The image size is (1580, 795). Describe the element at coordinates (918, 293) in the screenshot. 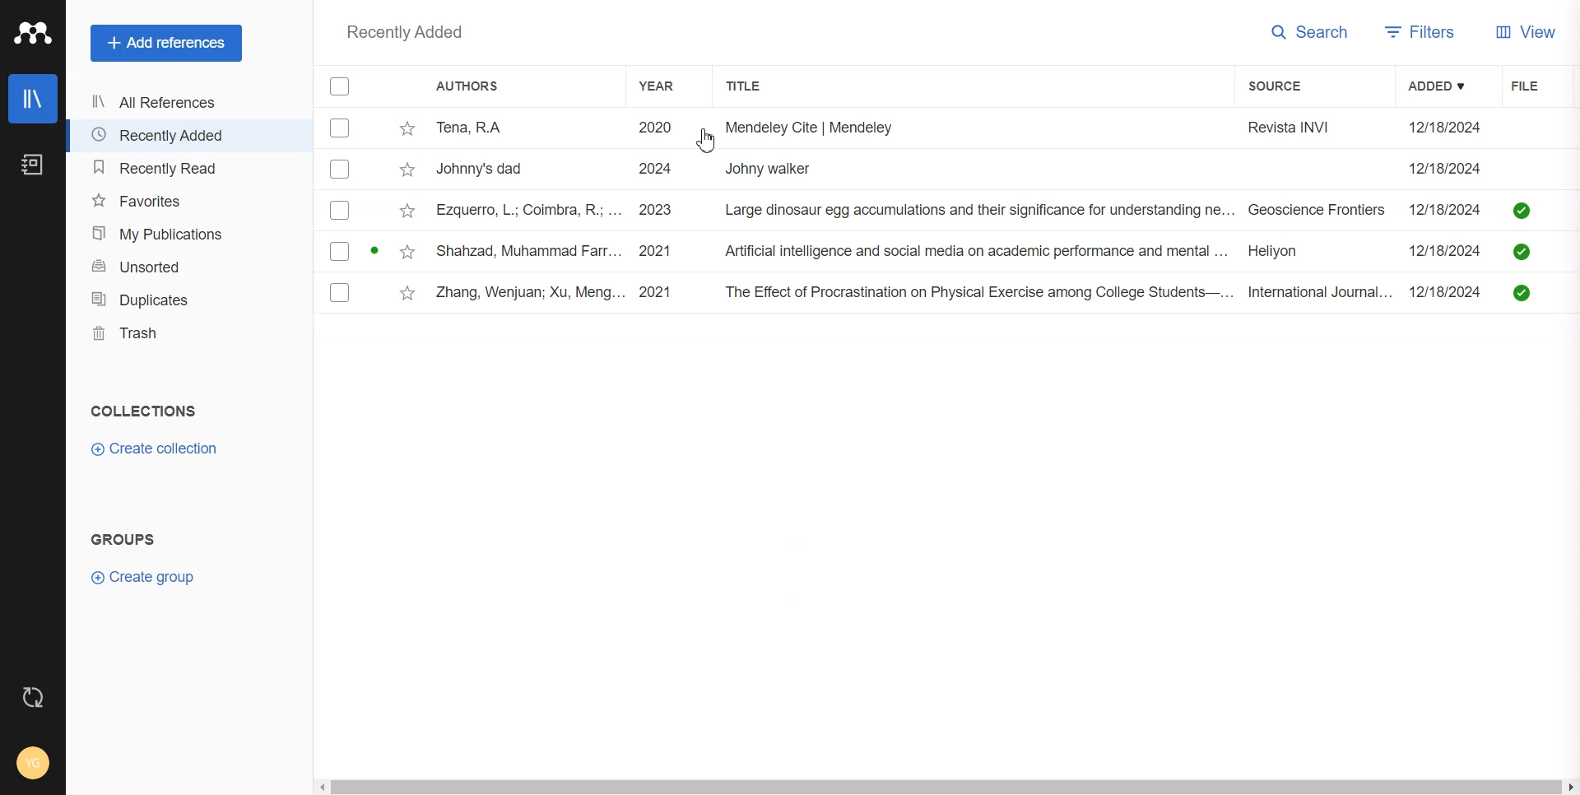

I see `Zhang, Wenjuan; Xu, Meng... 2021 The Effect of Procrastination on Physical Exercise among College Students—... International Journal...` at that location.